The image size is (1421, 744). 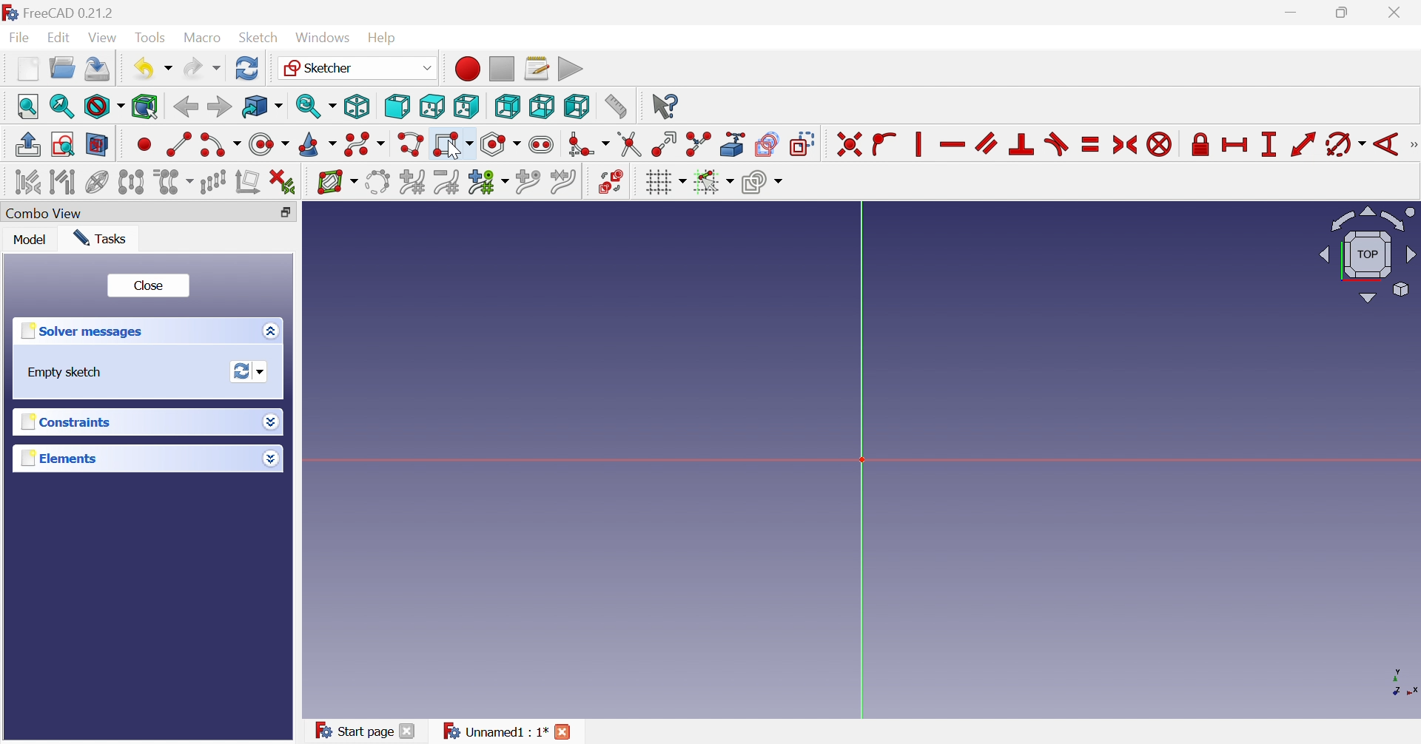 I want to click on Create arc, so click(x=220, y=145).